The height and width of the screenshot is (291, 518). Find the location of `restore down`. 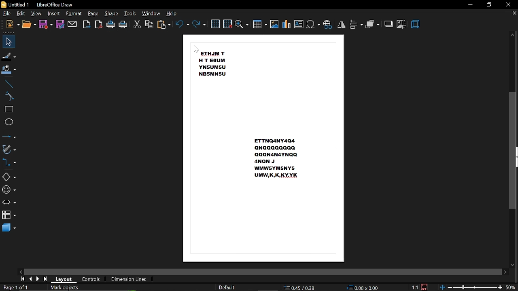

restore down is located at coordinates (489, 5).